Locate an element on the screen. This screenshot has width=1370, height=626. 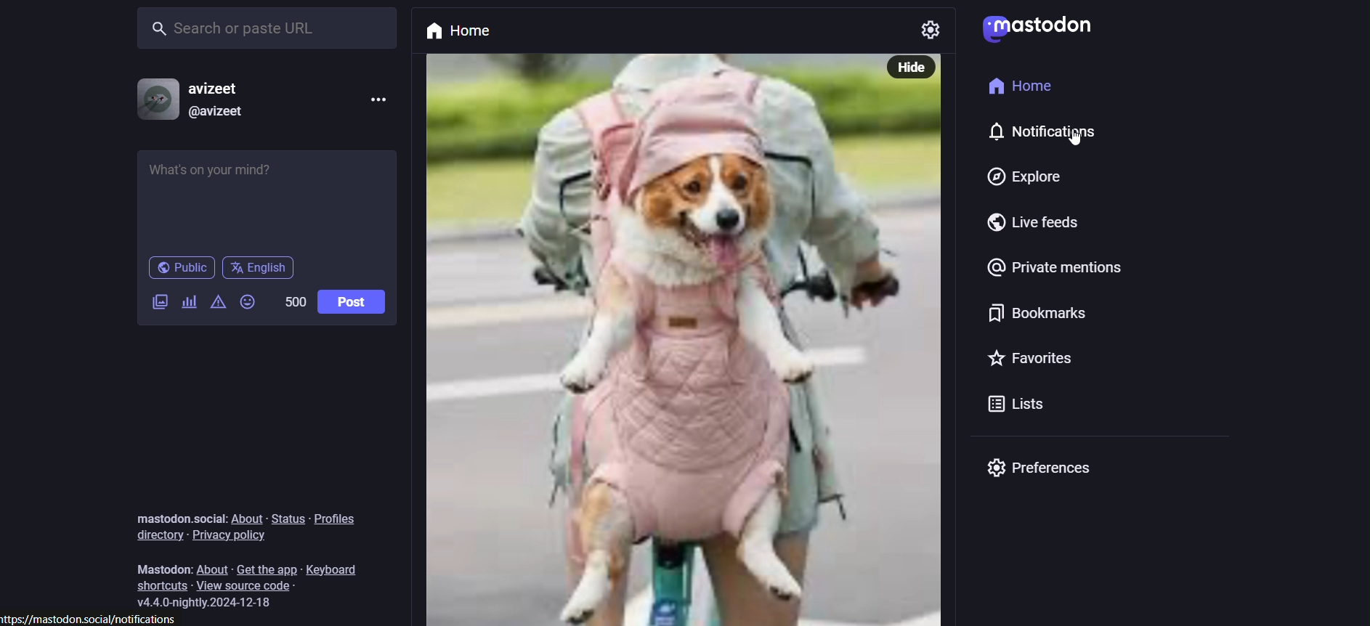
setting is located at coordinates (931, 30).